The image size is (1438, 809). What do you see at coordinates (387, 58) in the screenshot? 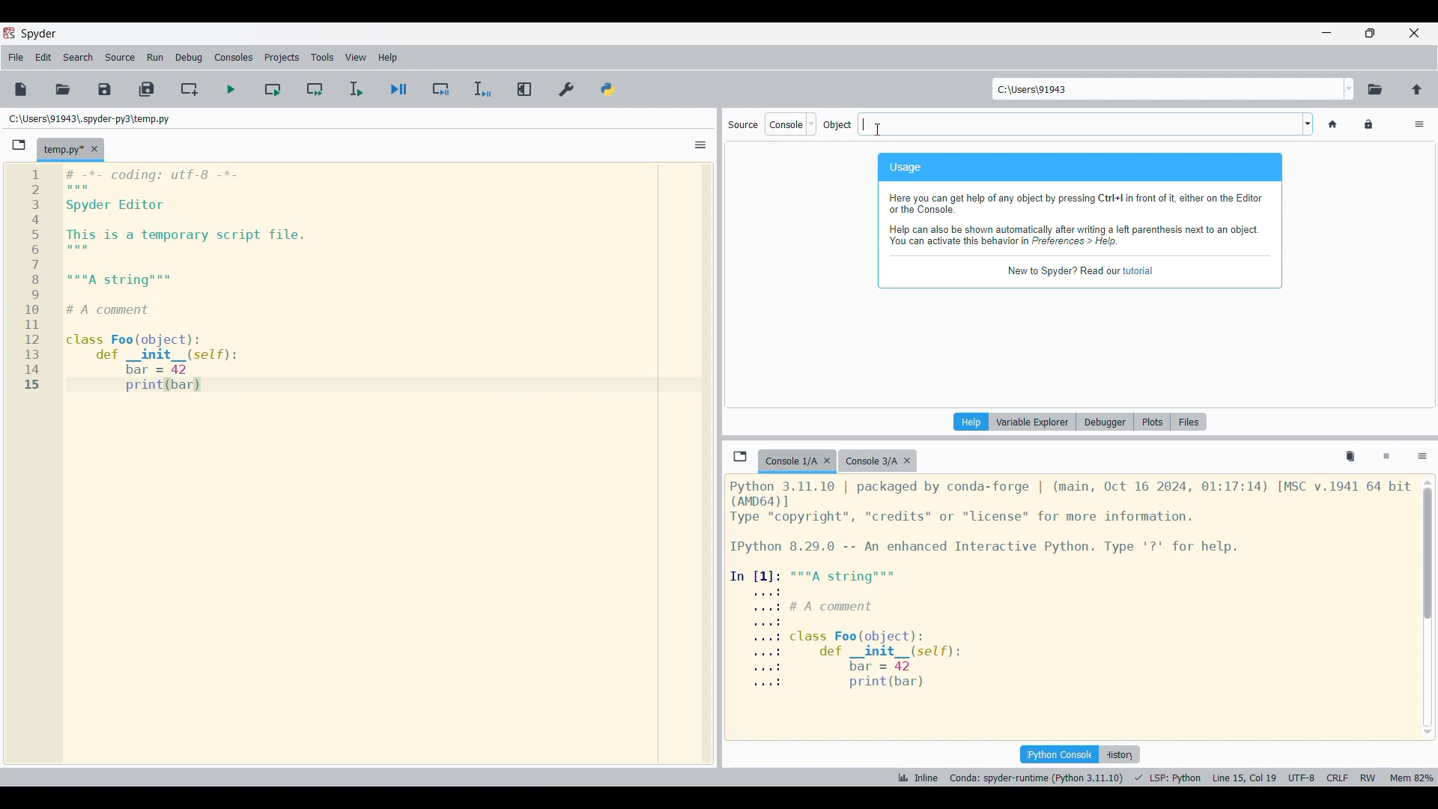
I see `Help menu` at bounding box center [387, 58].